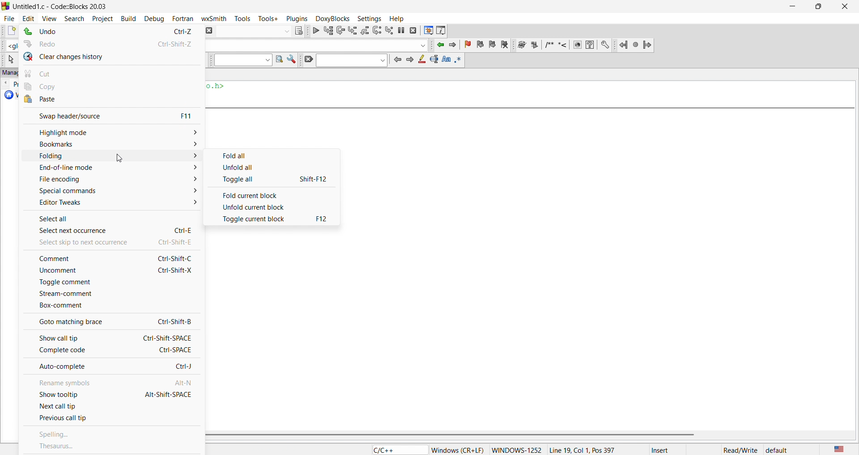 Image resolution: width=859 pixels, height=455 pixels. What do you see at coordinates (111, 230) in the screenshot?
I see `select next occurence` at bounding box center [111, 230].